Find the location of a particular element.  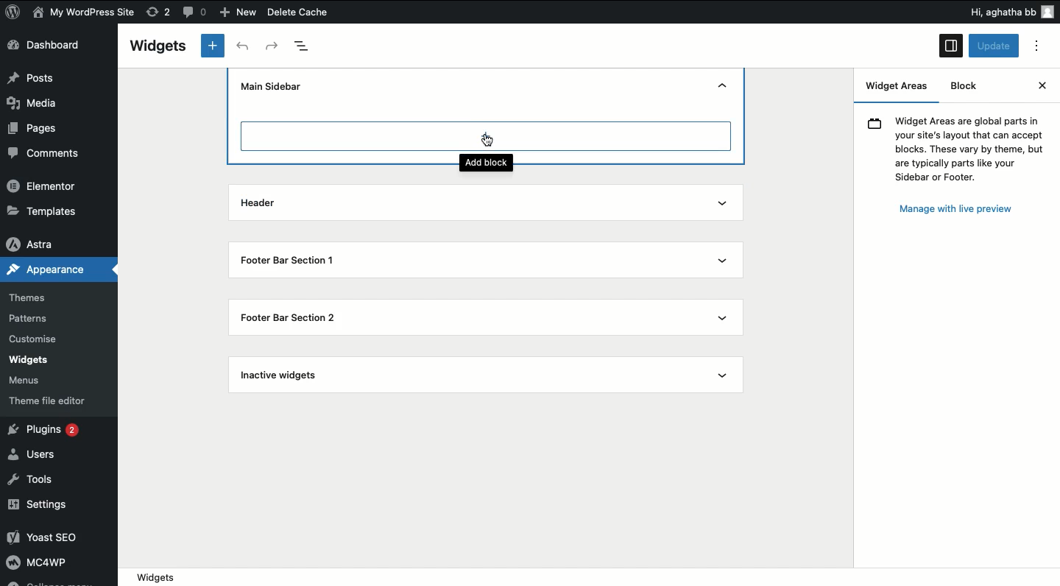

Options is located at coordinates (1036, 46).